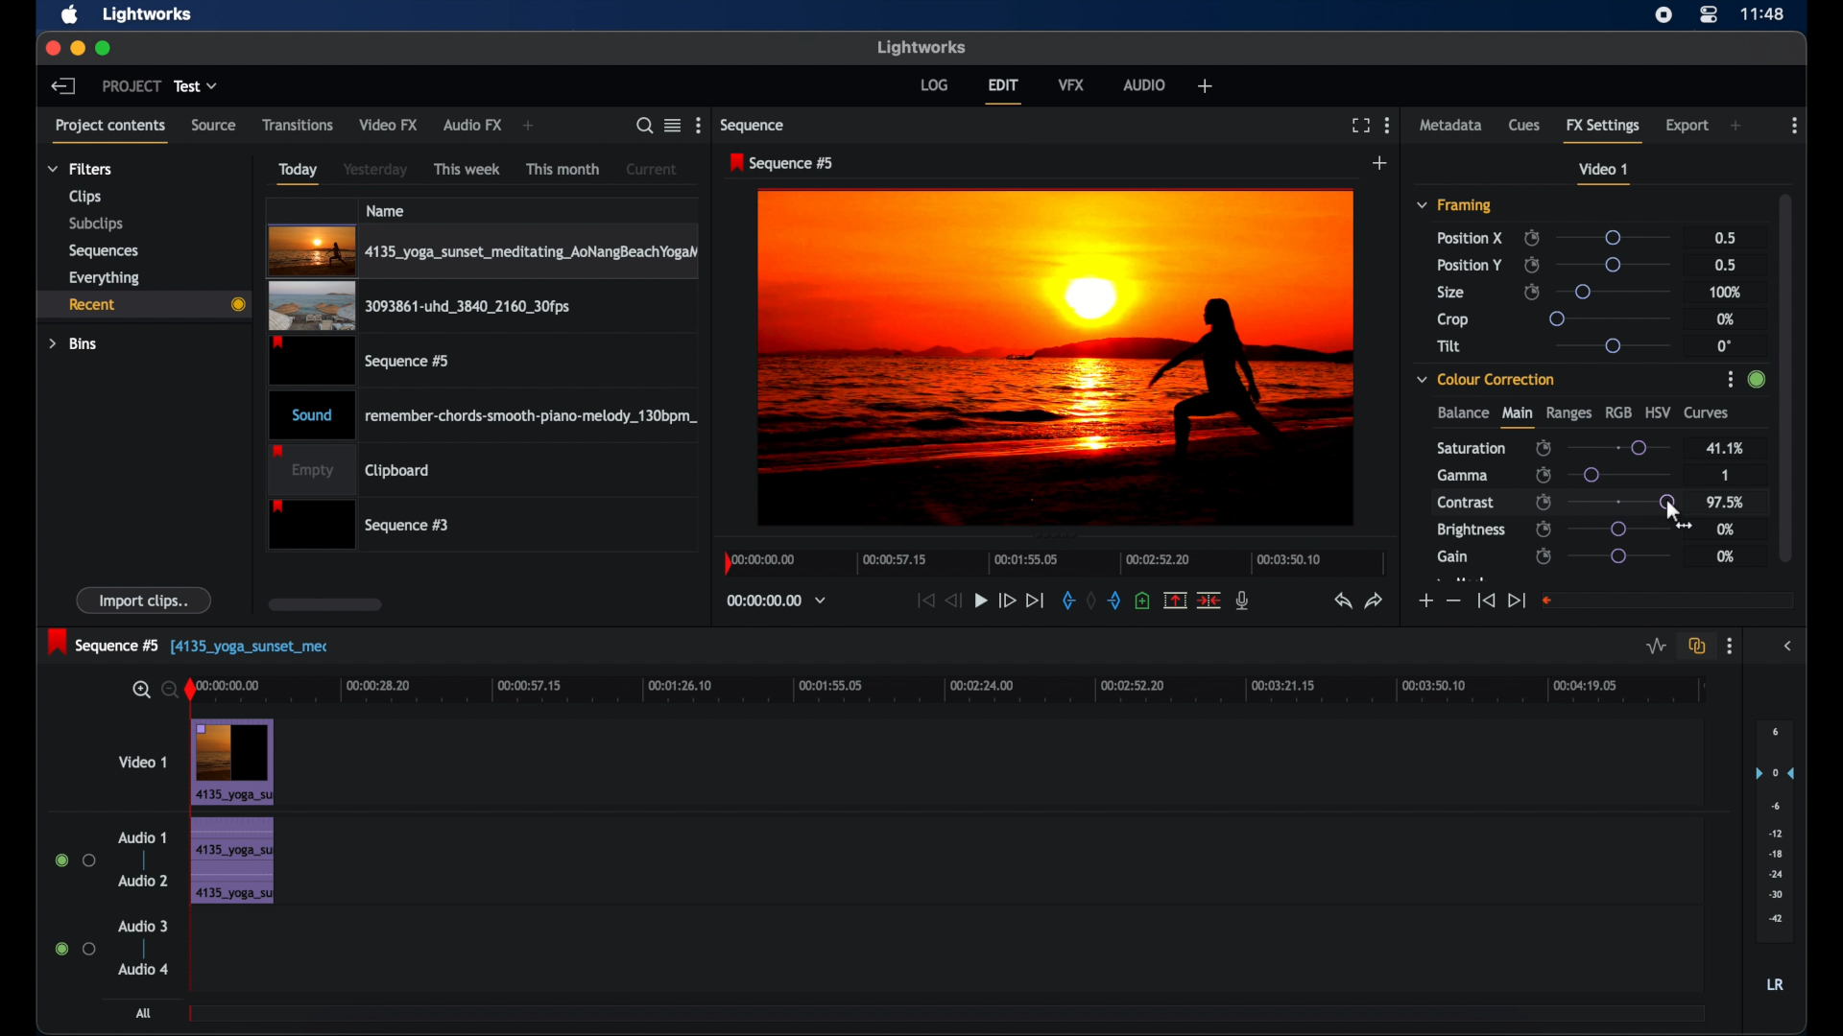 Image resolution: width=1843 pixels, height=1036 pixels. What do you see at coordinates (1072, 84) in the screenshot?
I see `vfx` at bounding box center [1072, 84].